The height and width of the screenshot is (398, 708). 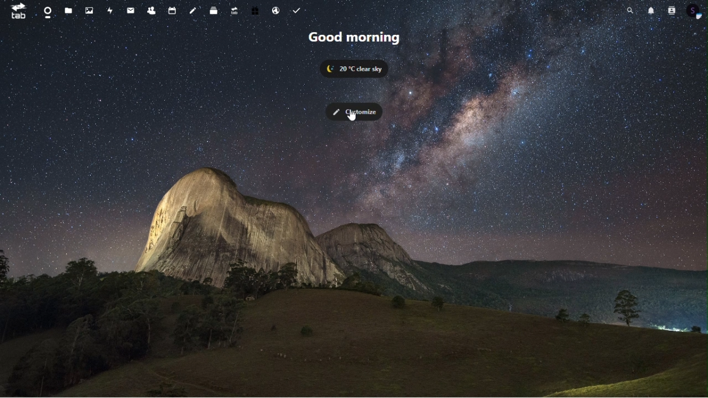 I want to click on image, so click(x=88, y=11).